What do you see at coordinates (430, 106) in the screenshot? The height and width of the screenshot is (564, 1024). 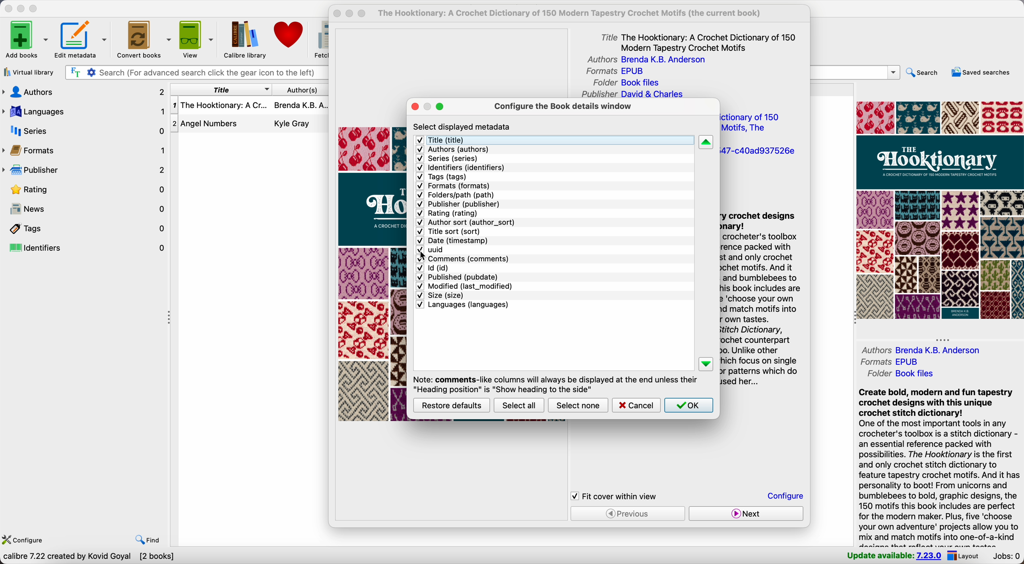 I see `minimize popup` at bounding box center [430, 106].